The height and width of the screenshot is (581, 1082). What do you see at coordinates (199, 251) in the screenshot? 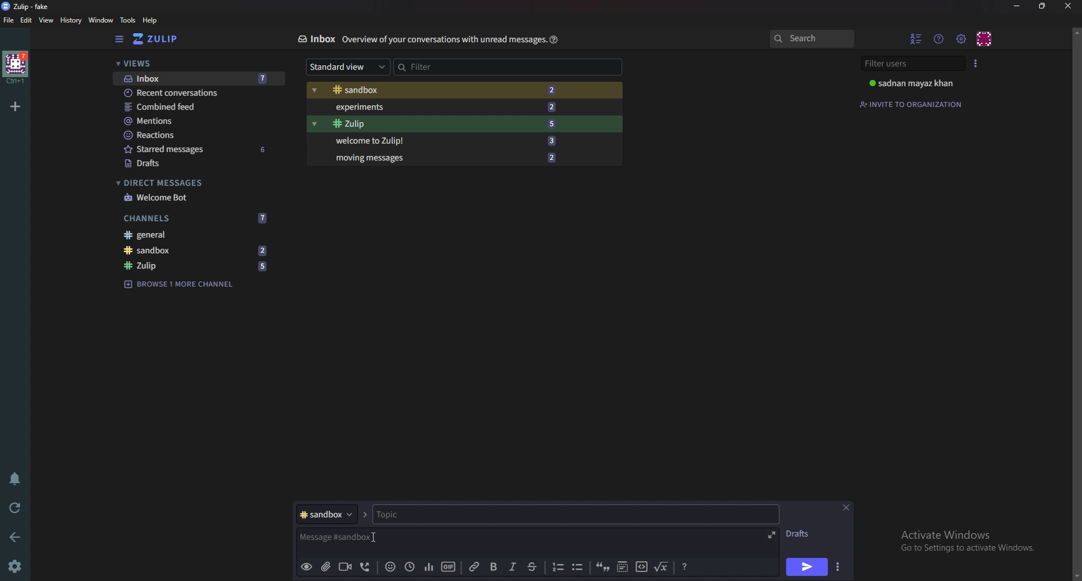
I see `sandbox` at bounding box center [199, 251].